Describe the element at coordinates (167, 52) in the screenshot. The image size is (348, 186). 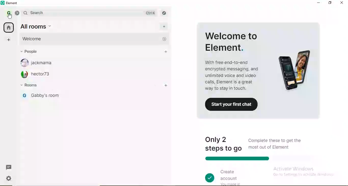
I see `people` at that location.